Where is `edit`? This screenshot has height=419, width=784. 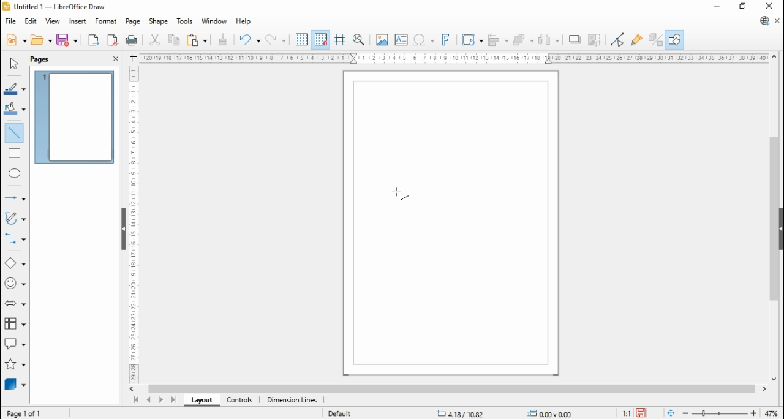 edit is located at coordinates (31, 22).